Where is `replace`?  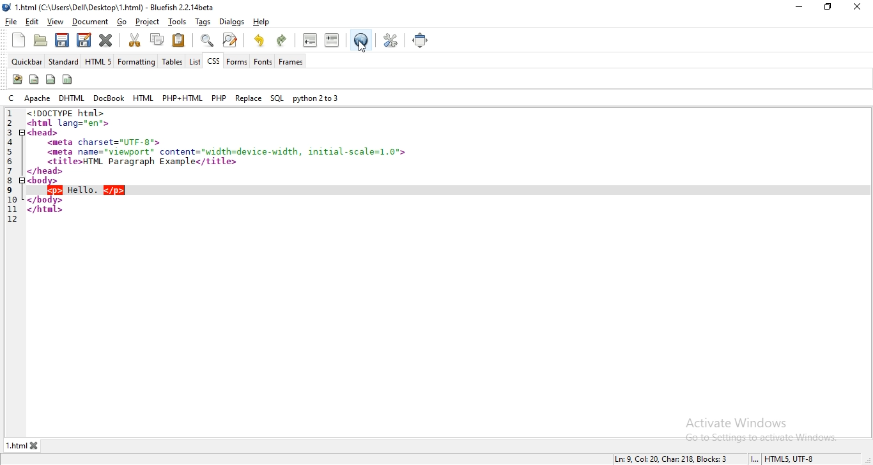
replace is located at coordinates (249, 98).